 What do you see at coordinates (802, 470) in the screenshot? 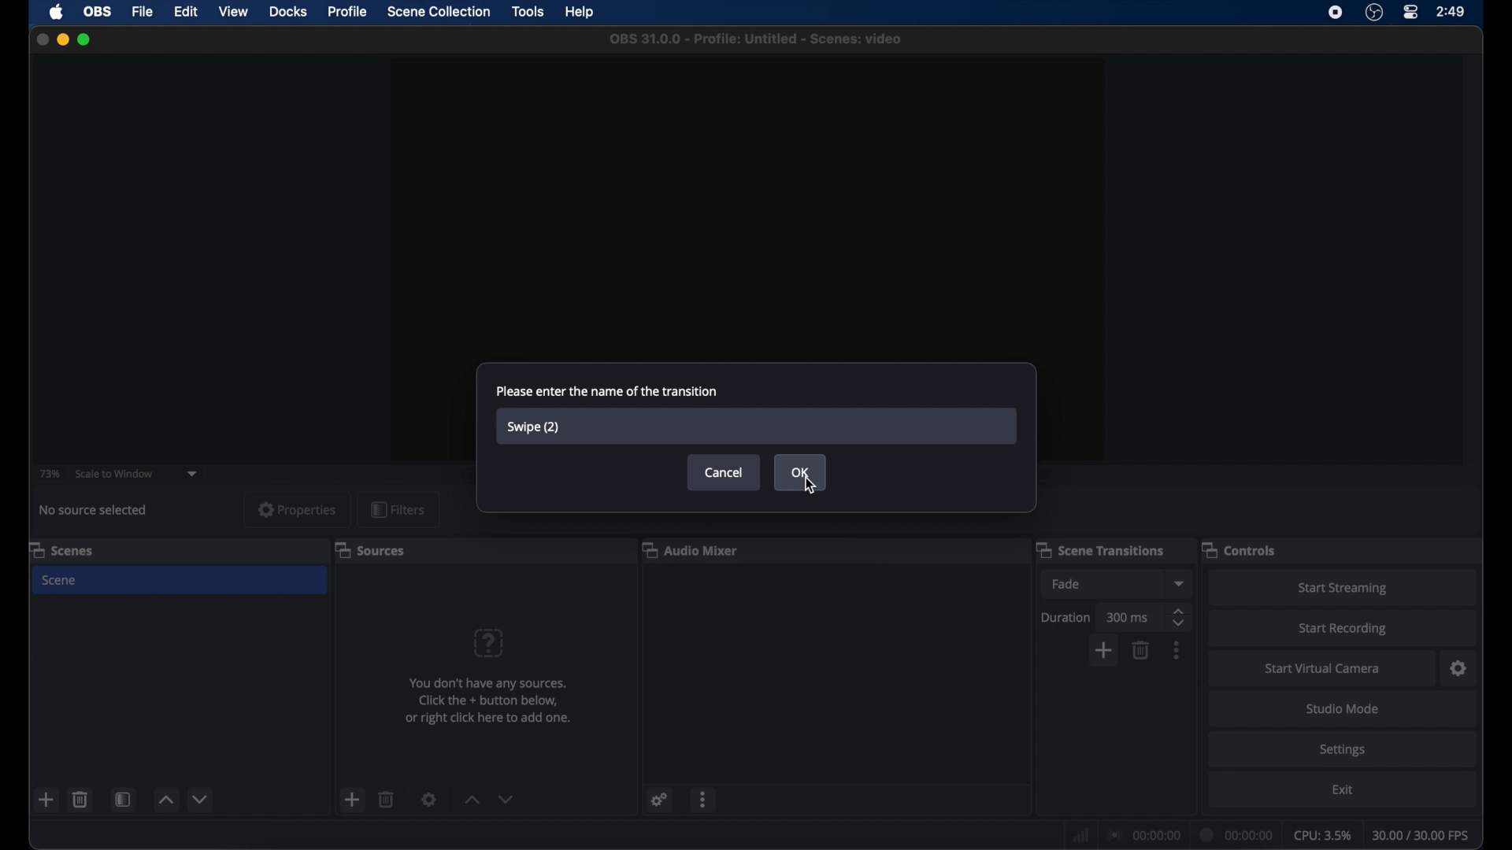
I see `ok` at bounding box center [802, 470].